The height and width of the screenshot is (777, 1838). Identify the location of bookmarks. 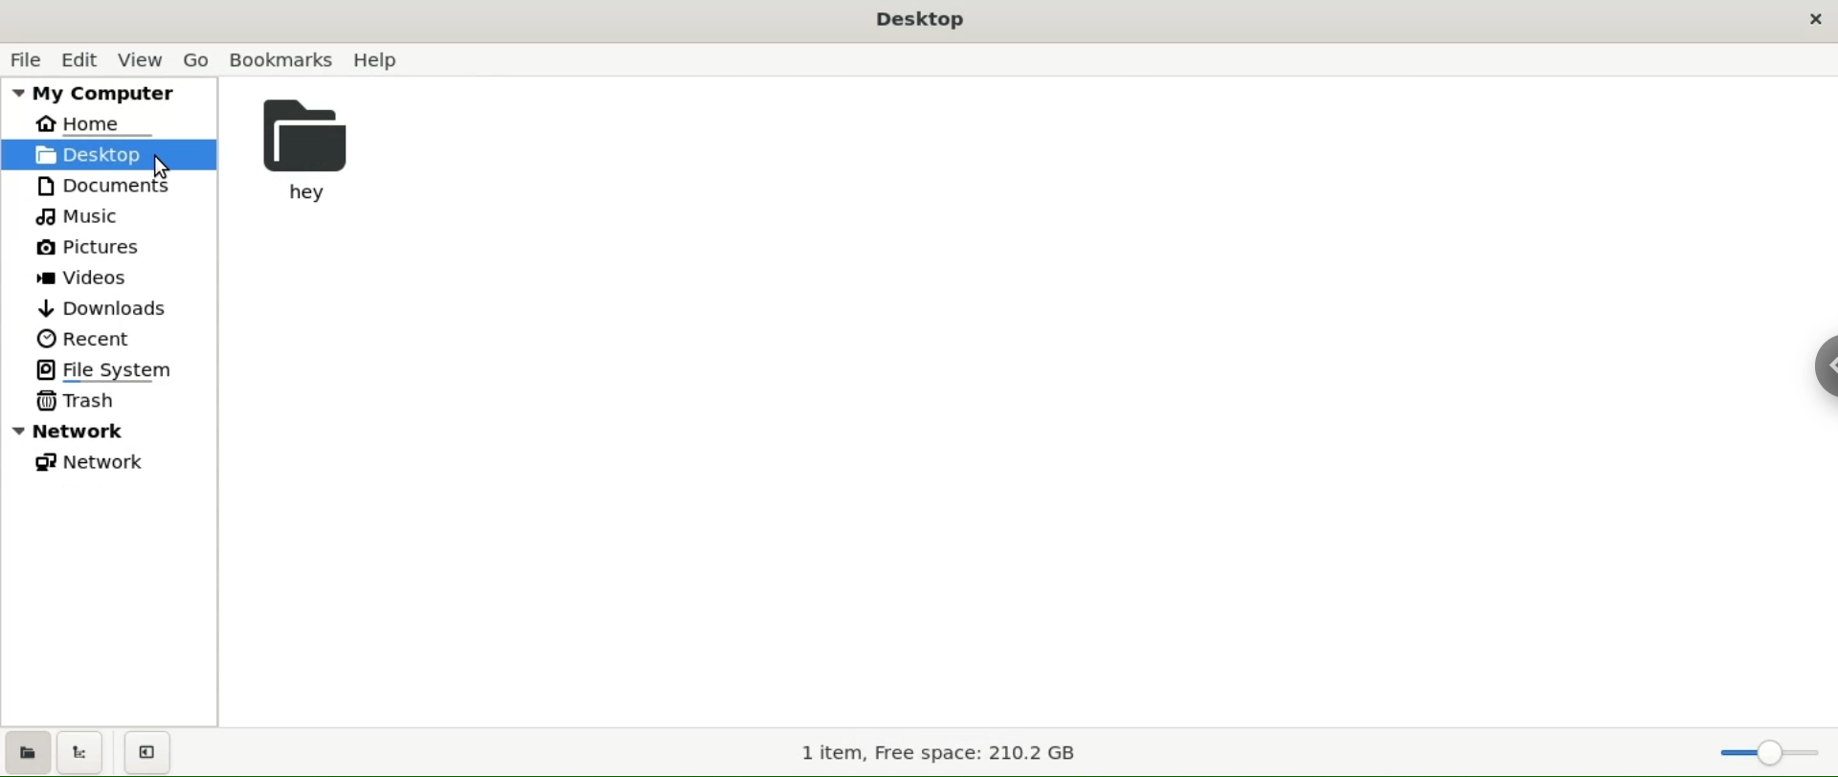
(284, 60).